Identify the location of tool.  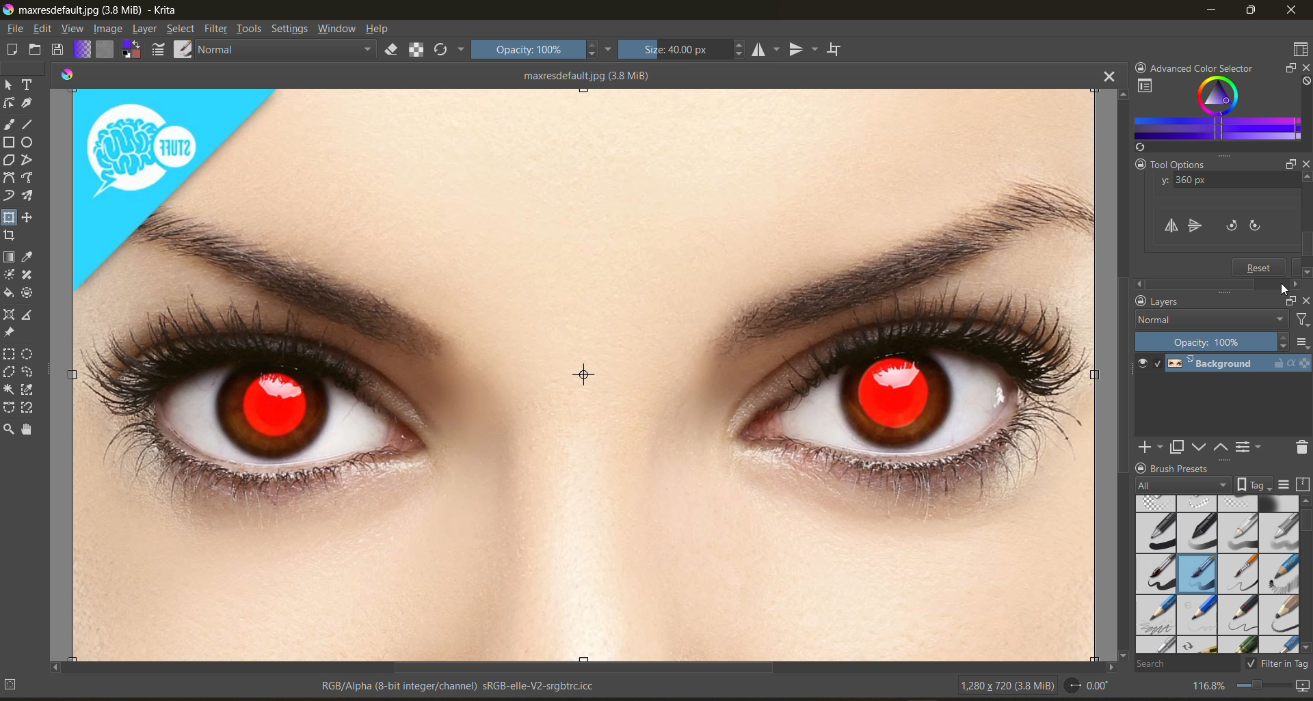
(8, 406).